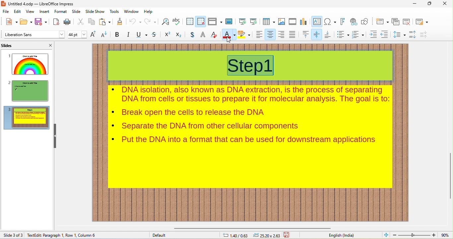 The height and width of the screenshot is (239, 453). Describe the element at coordinates (13, 234) in the screenshot. I see `slide 3 of 3` at that location.